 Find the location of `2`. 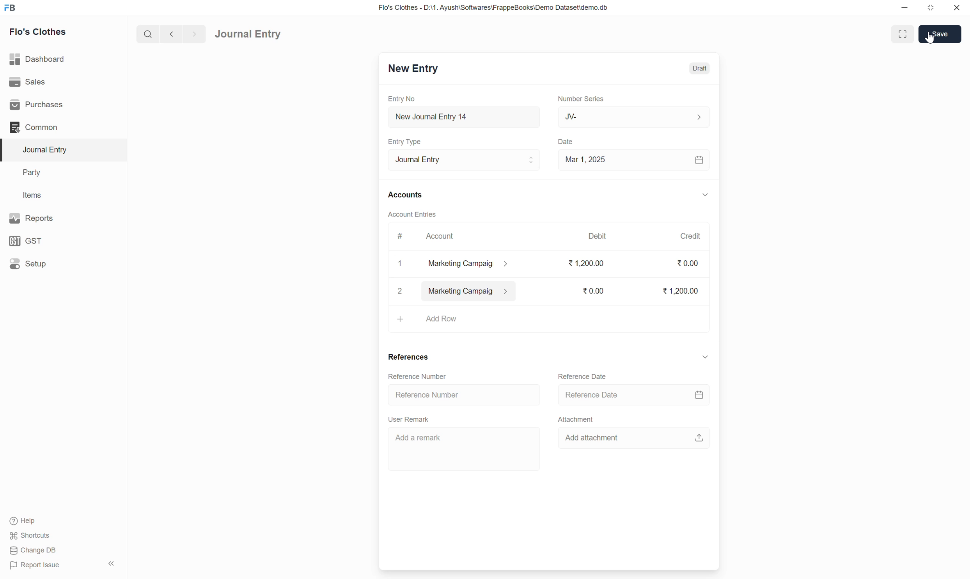

2 is located at coordinates (399, 291).